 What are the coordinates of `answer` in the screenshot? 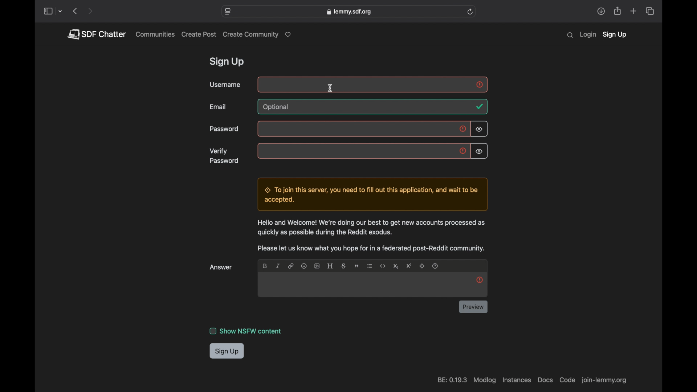 It's located at (222, 267).